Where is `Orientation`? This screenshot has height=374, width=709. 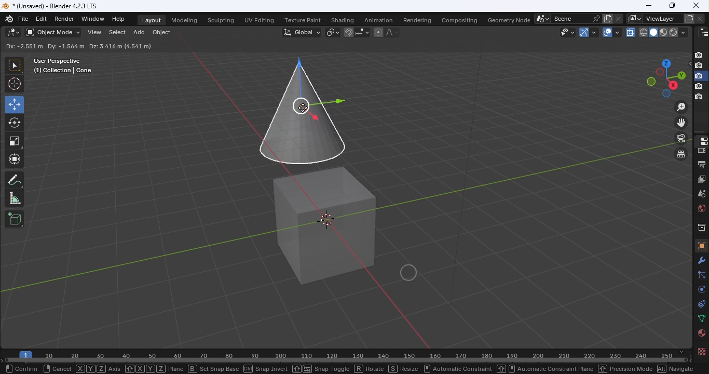
Orientation is located at coordinates (19, 46).